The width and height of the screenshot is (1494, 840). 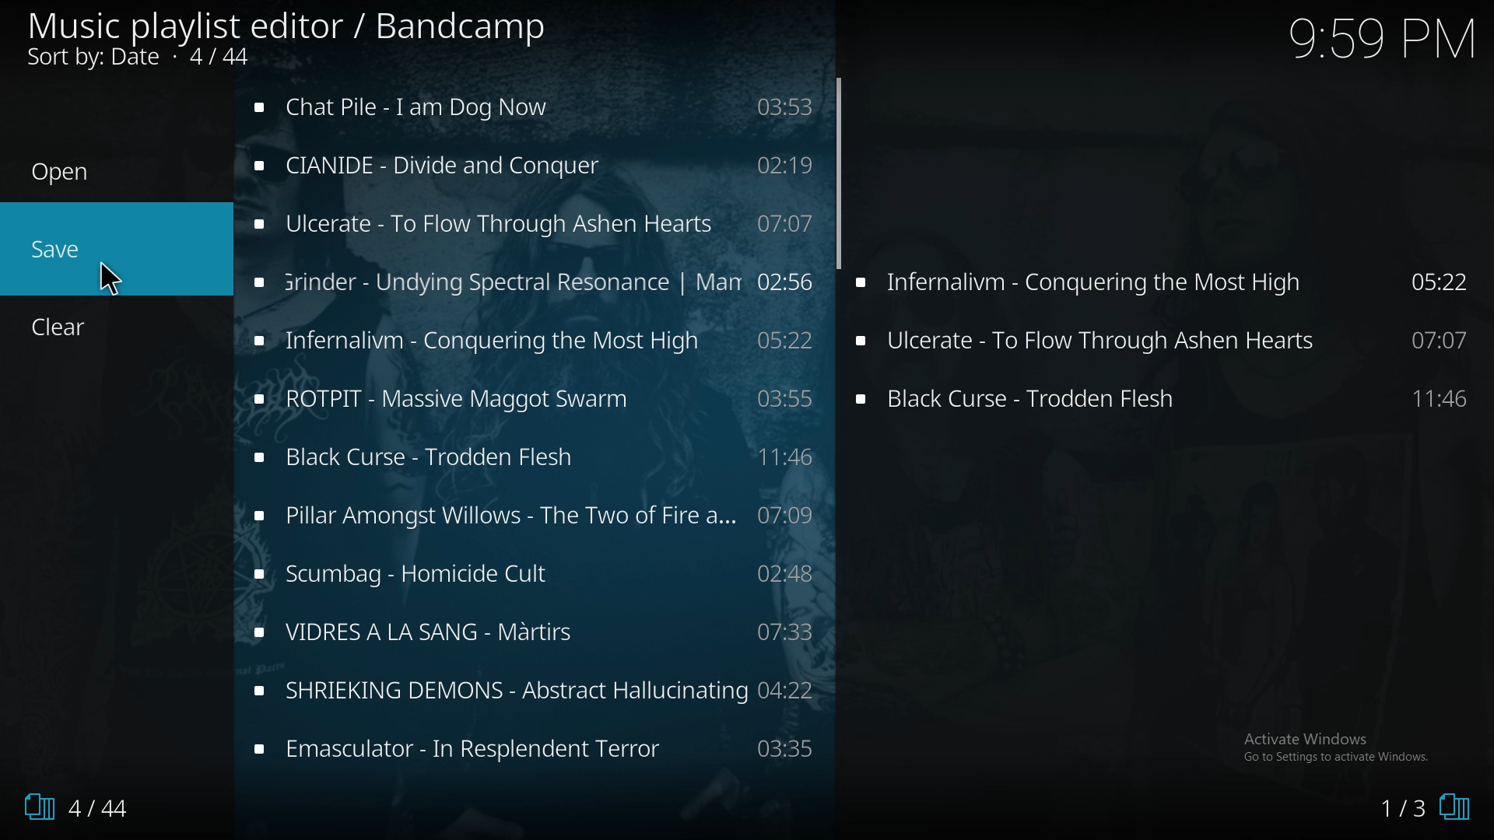 What do you see at coordinates (537, 517) in the screenshot?
I see `music` at bounding box center [537, 517].